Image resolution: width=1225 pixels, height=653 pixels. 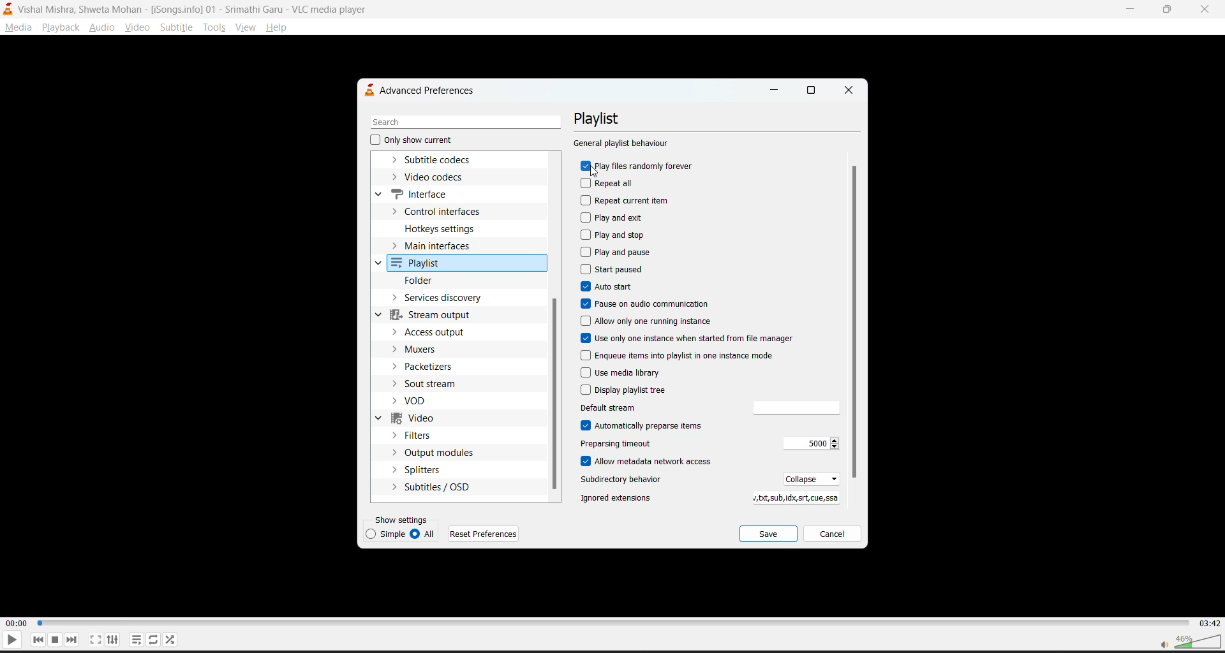 What do you see at coordinates (434, 367) in the screenshot?
I see `packetizers` at bounding box center [434, 367].